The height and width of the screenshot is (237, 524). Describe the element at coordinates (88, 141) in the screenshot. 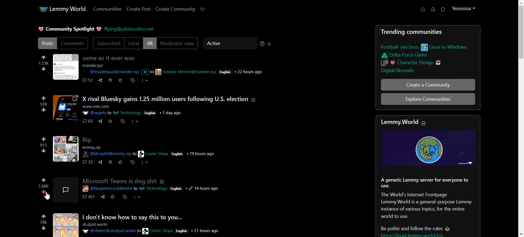

I see `posts` at that location.